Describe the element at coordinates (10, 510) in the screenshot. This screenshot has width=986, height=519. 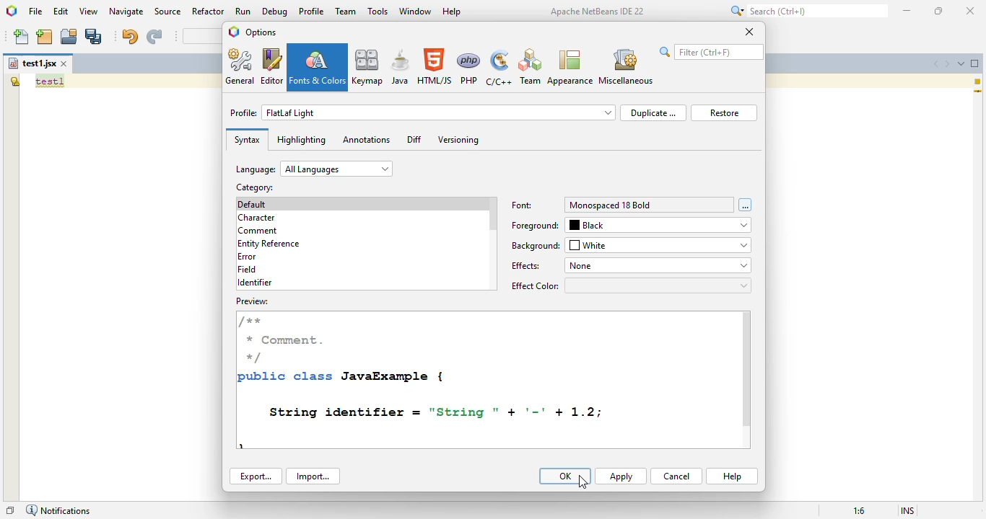
I see `restore window group` at that location.